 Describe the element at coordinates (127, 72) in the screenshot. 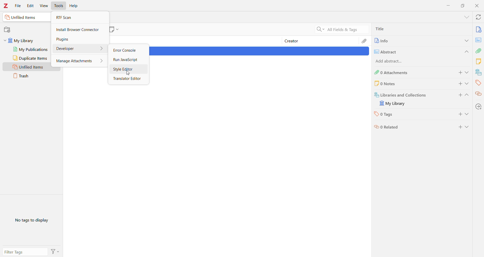

I see `Cursor` at that location.